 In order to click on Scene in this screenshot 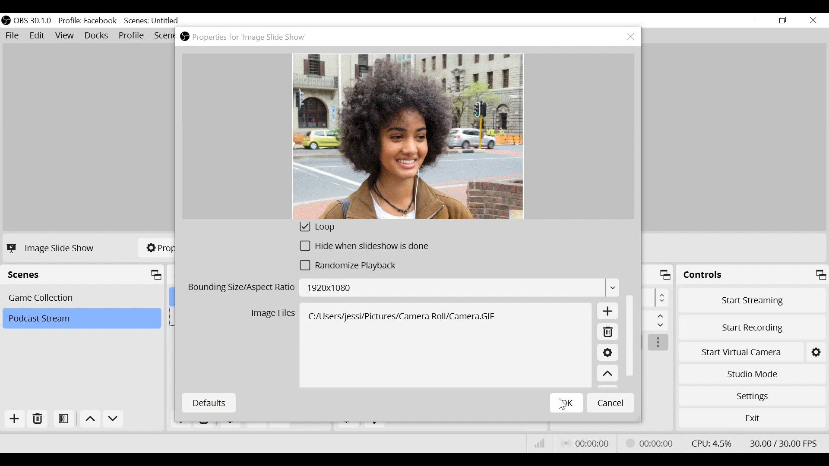, I will do `click(83, 297)`.